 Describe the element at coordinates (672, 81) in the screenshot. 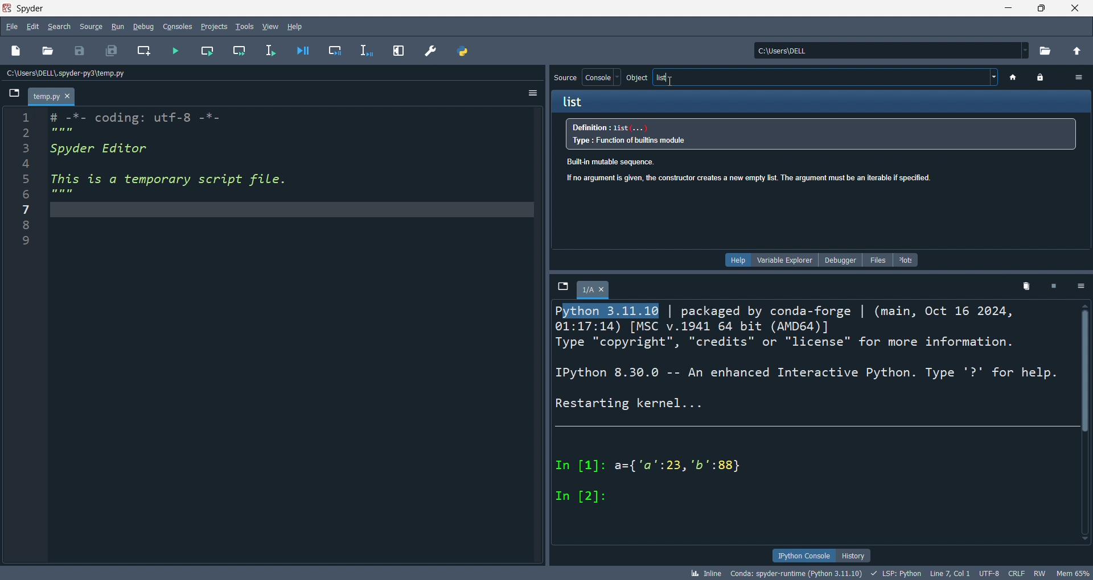

I see `cursor` at that location.